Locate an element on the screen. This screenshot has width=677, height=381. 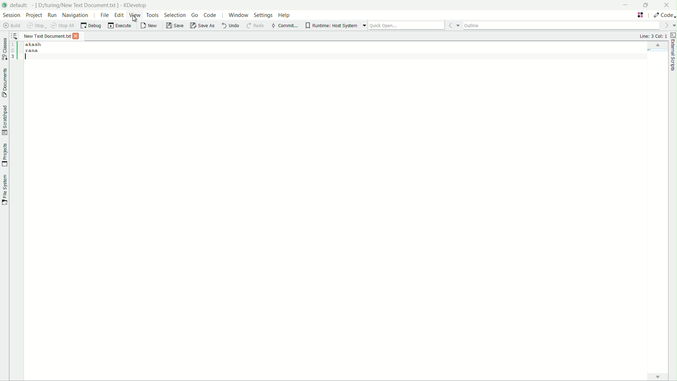
project menu is located at coordinates (34, 15).